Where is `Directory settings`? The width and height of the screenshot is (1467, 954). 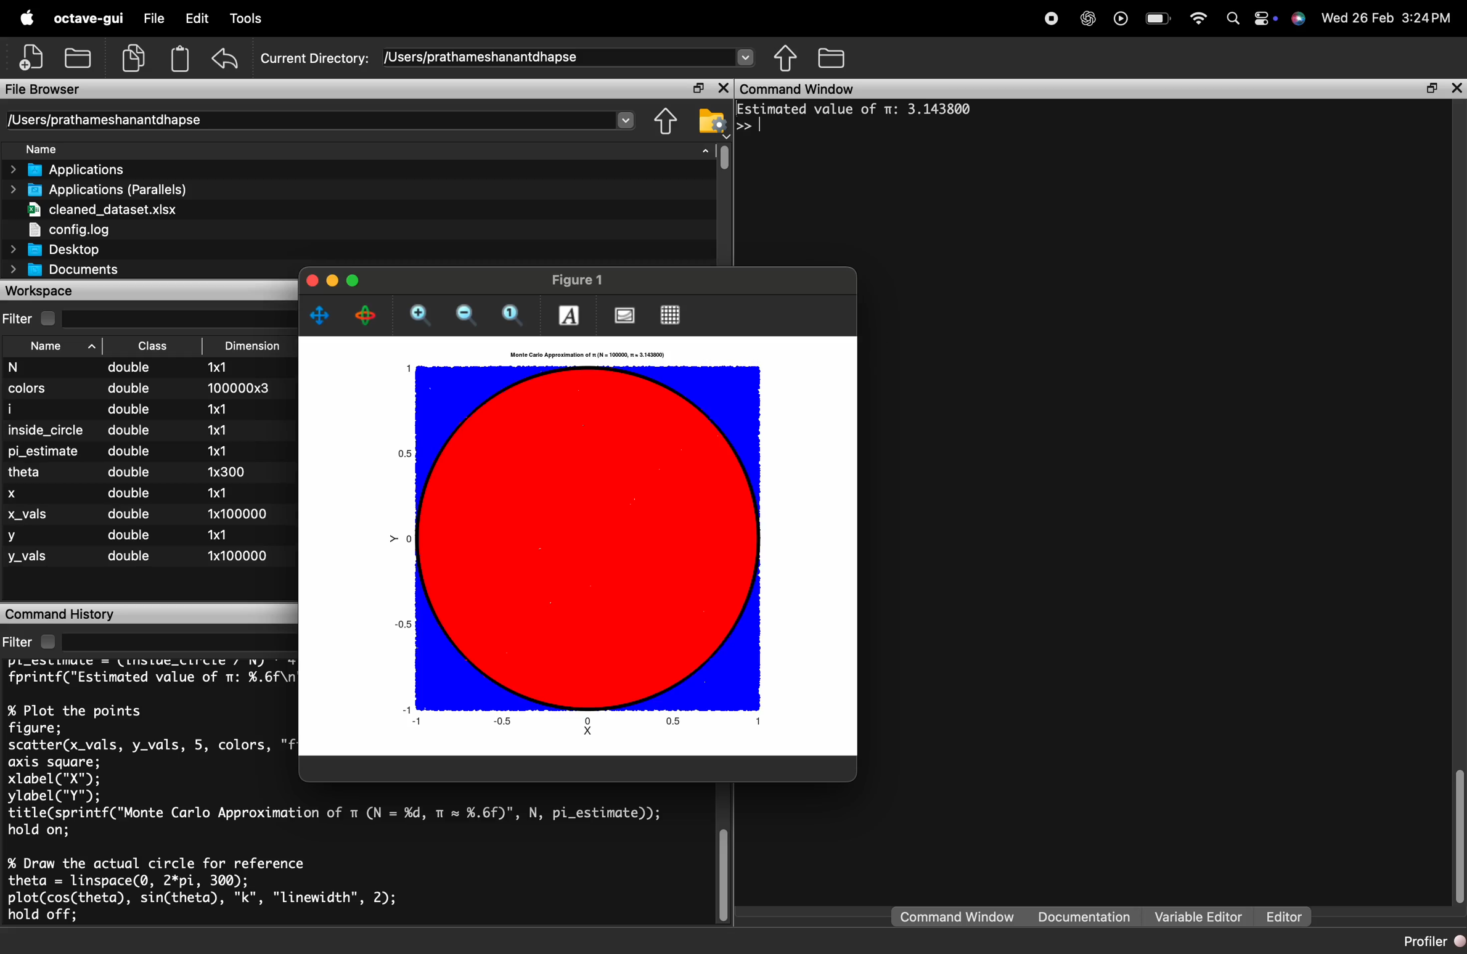
Directory settings is located at coordinates (712, 120).